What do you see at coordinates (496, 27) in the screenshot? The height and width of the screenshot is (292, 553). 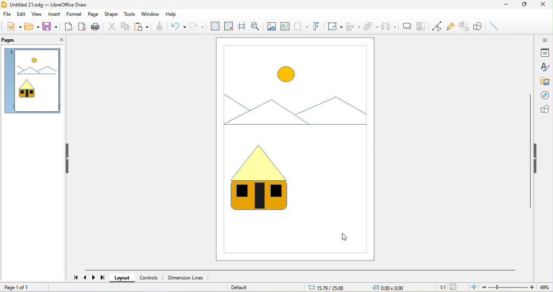 I see `line tool` at bounding box center [496, 27].